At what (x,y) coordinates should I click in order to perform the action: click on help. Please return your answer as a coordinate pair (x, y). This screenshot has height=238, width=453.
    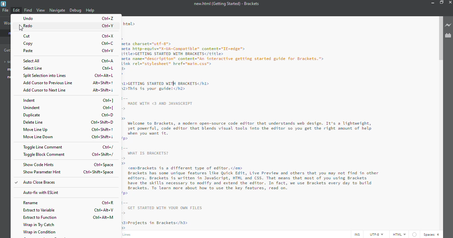
    Looking at the image, I should click on (91, 11).